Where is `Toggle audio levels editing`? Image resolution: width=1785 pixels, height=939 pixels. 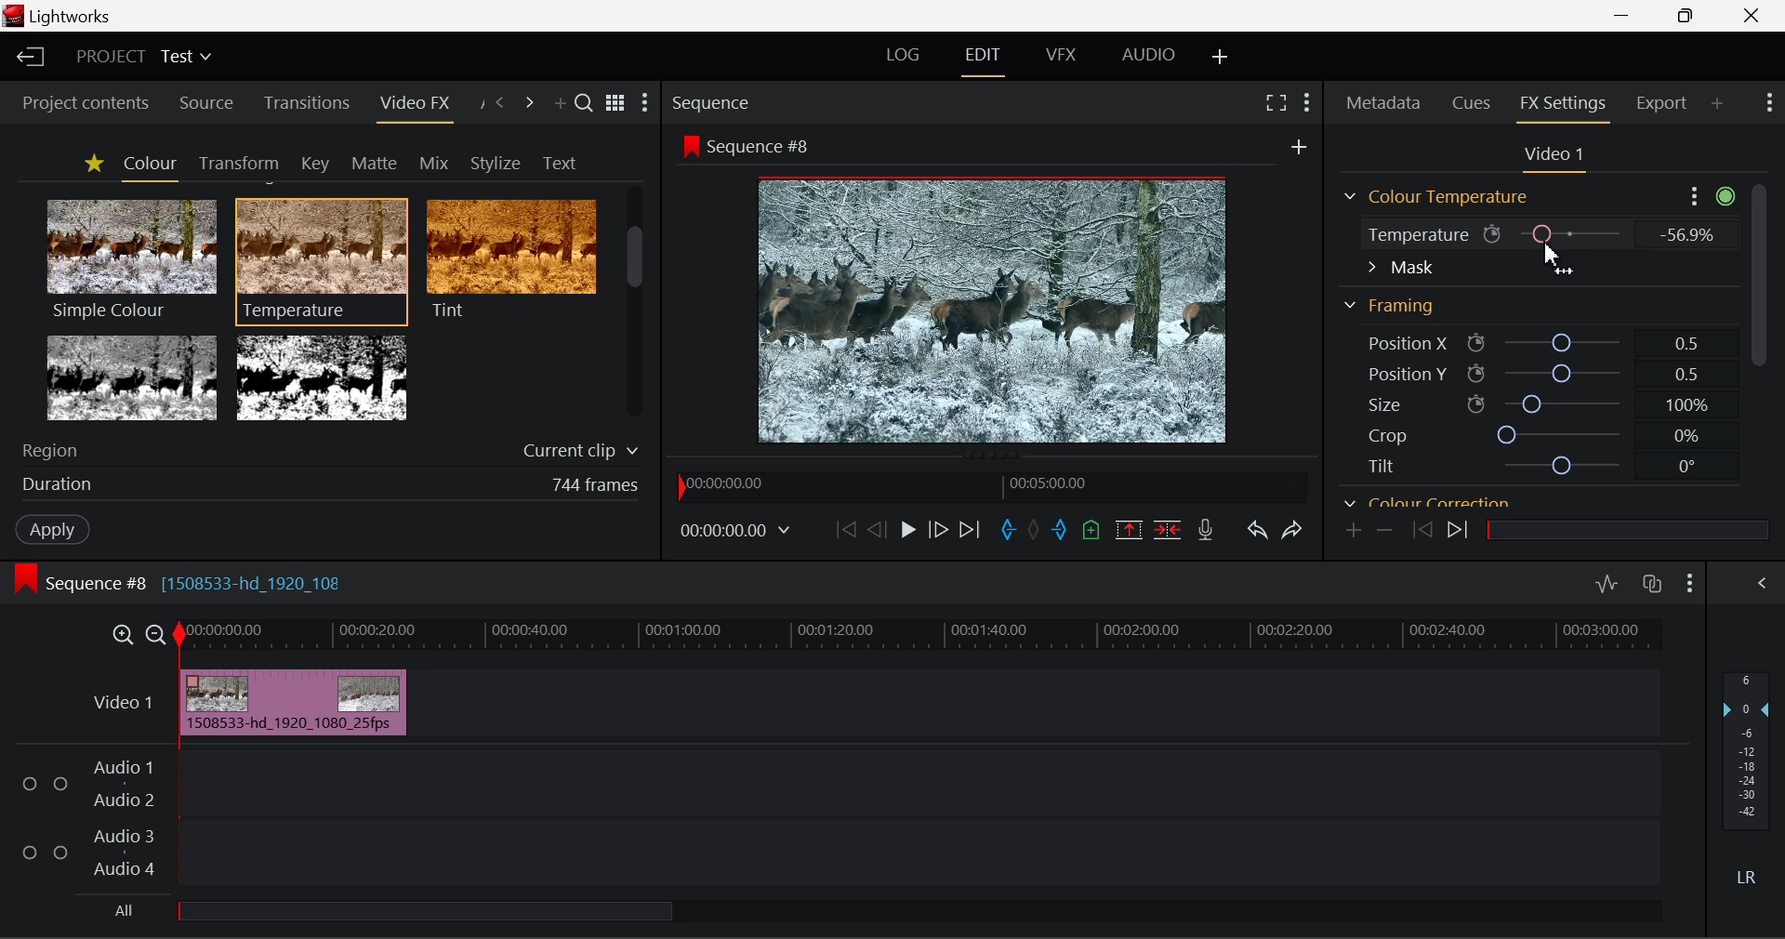
Toggle audio levels editing is located at coordinates (1606, 581).